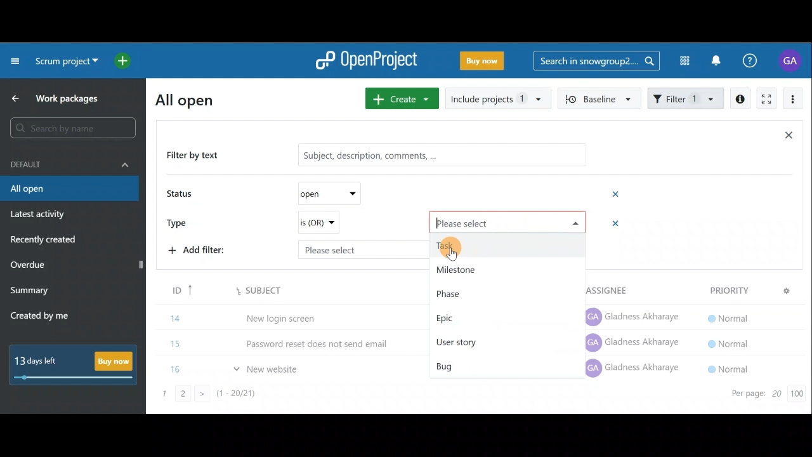 The height and width of the screenshot is (457, 812). What do you see at coordinates (717, 59) in the screenshot?
I see `Notification center` at bounding box center [717, 59].